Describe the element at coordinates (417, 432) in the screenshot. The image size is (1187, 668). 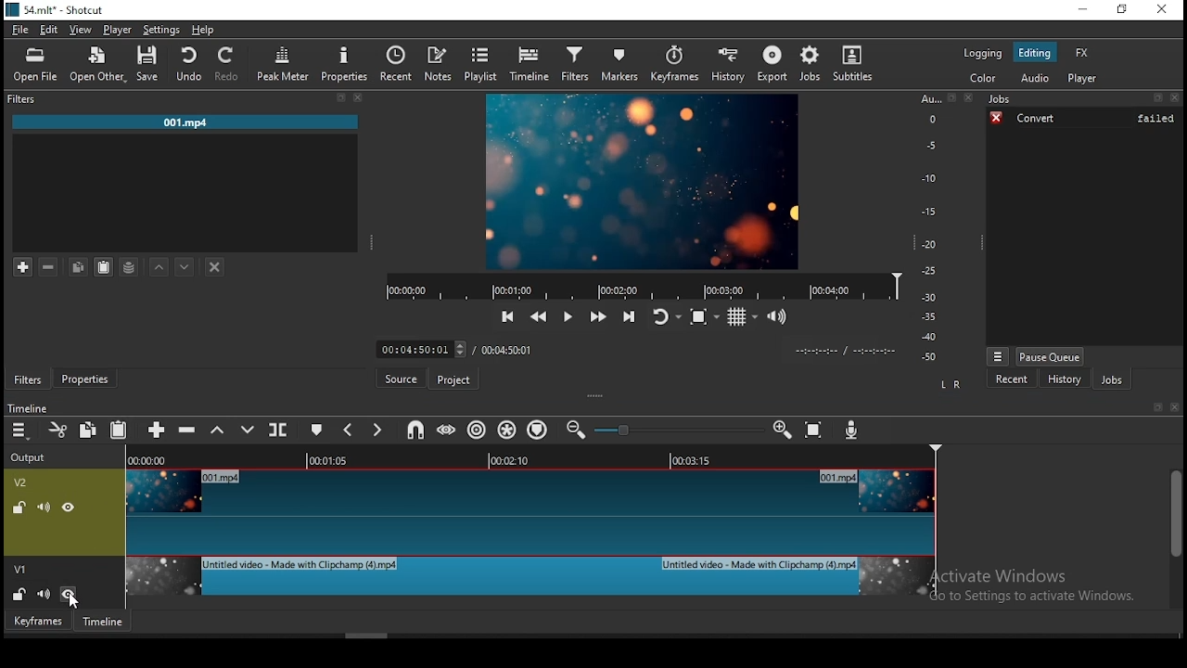
I see `snap` at that location.